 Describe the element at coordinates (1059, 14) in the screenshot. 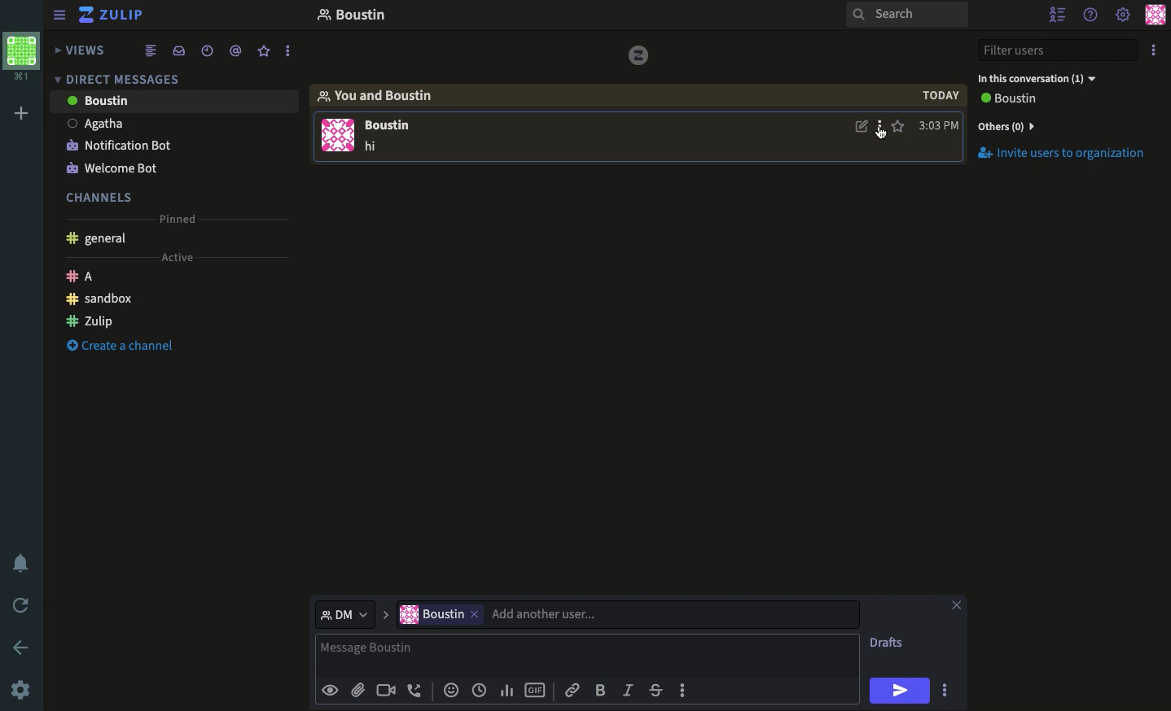

I see `Hide users list` at that location.